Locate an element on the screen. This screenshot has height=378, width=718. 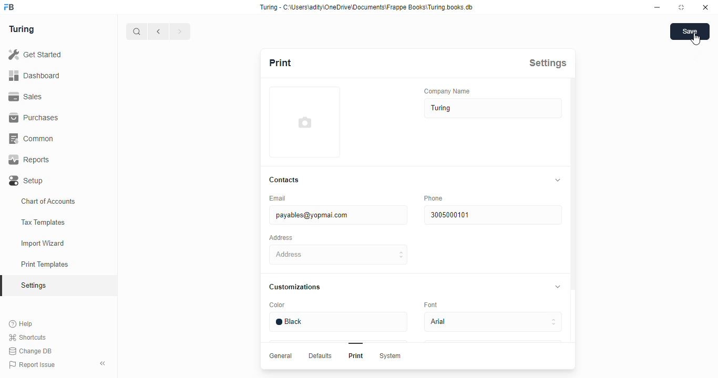
System is located at coordinates (392, 356).